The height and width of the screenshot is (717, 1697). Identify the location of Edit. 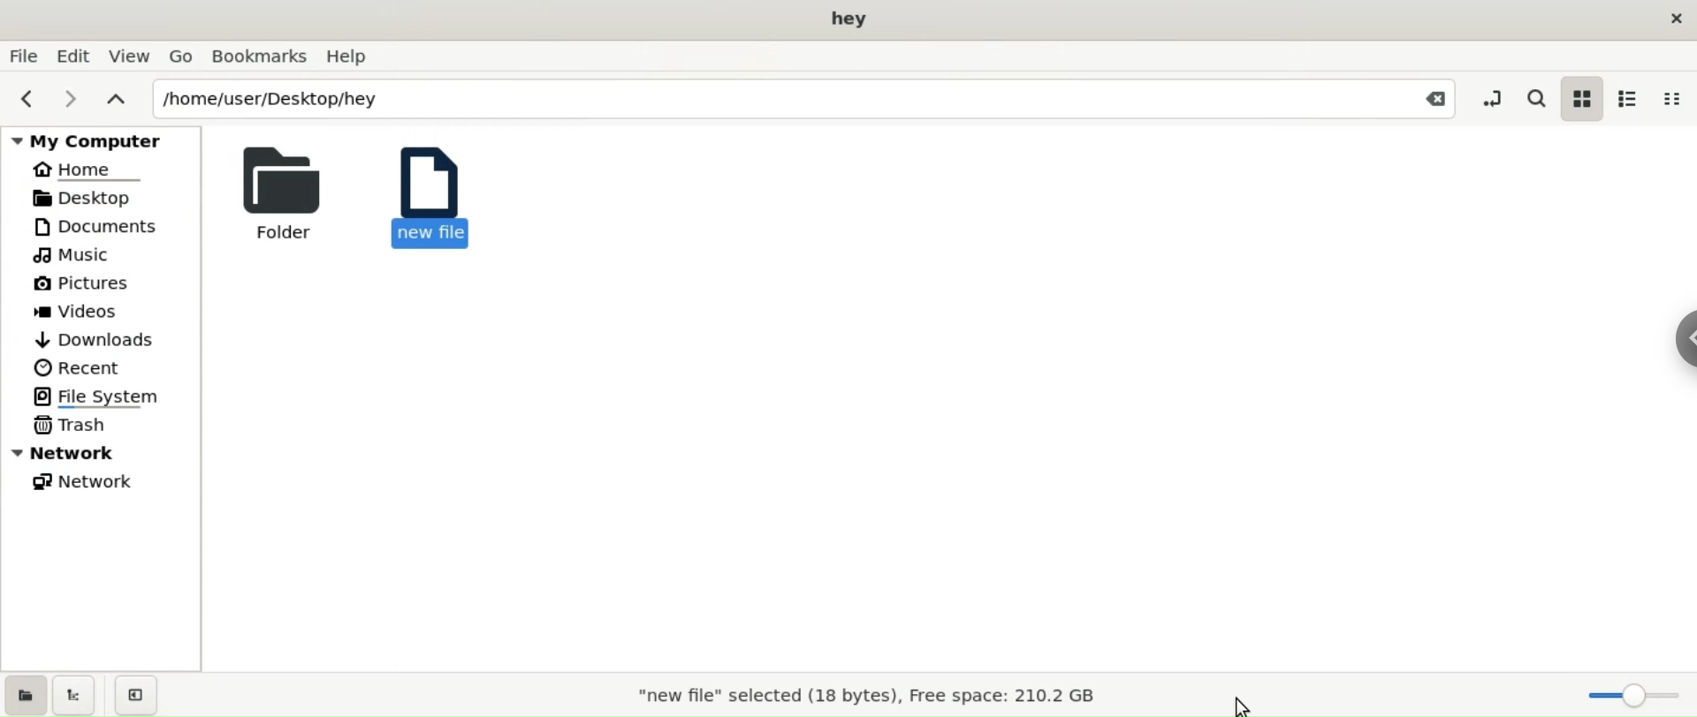
(74, 55).